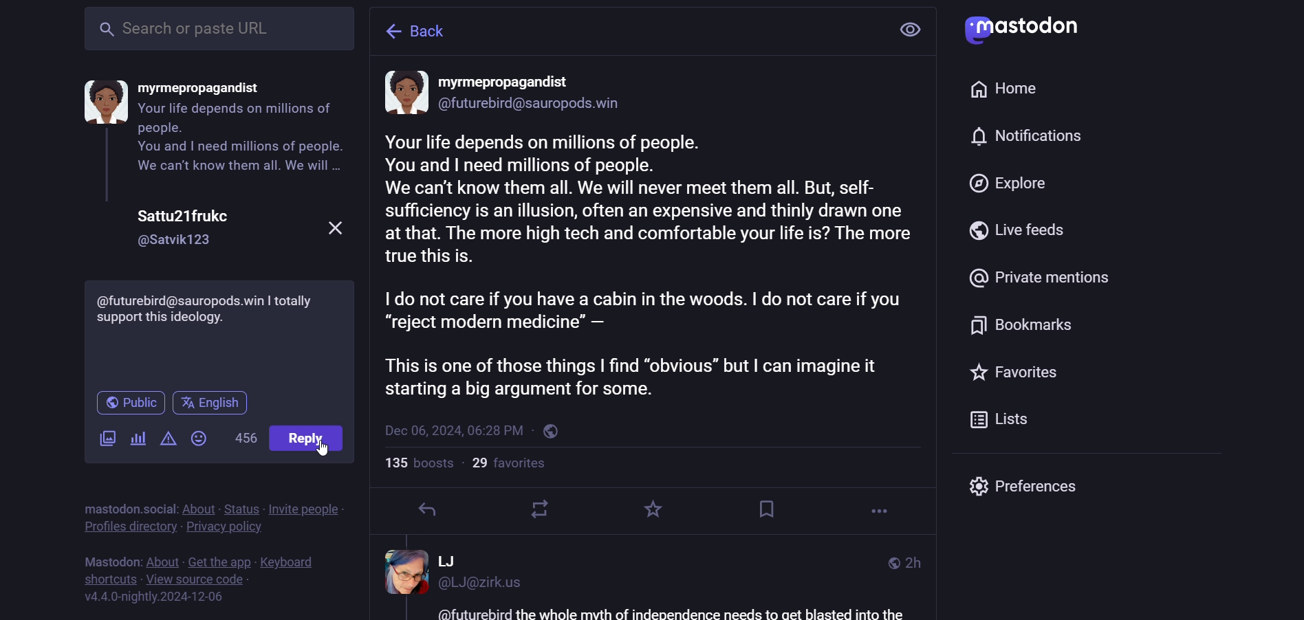 This screenshot has width=1304, height=620. I want to click on words left, so click(245, 439).